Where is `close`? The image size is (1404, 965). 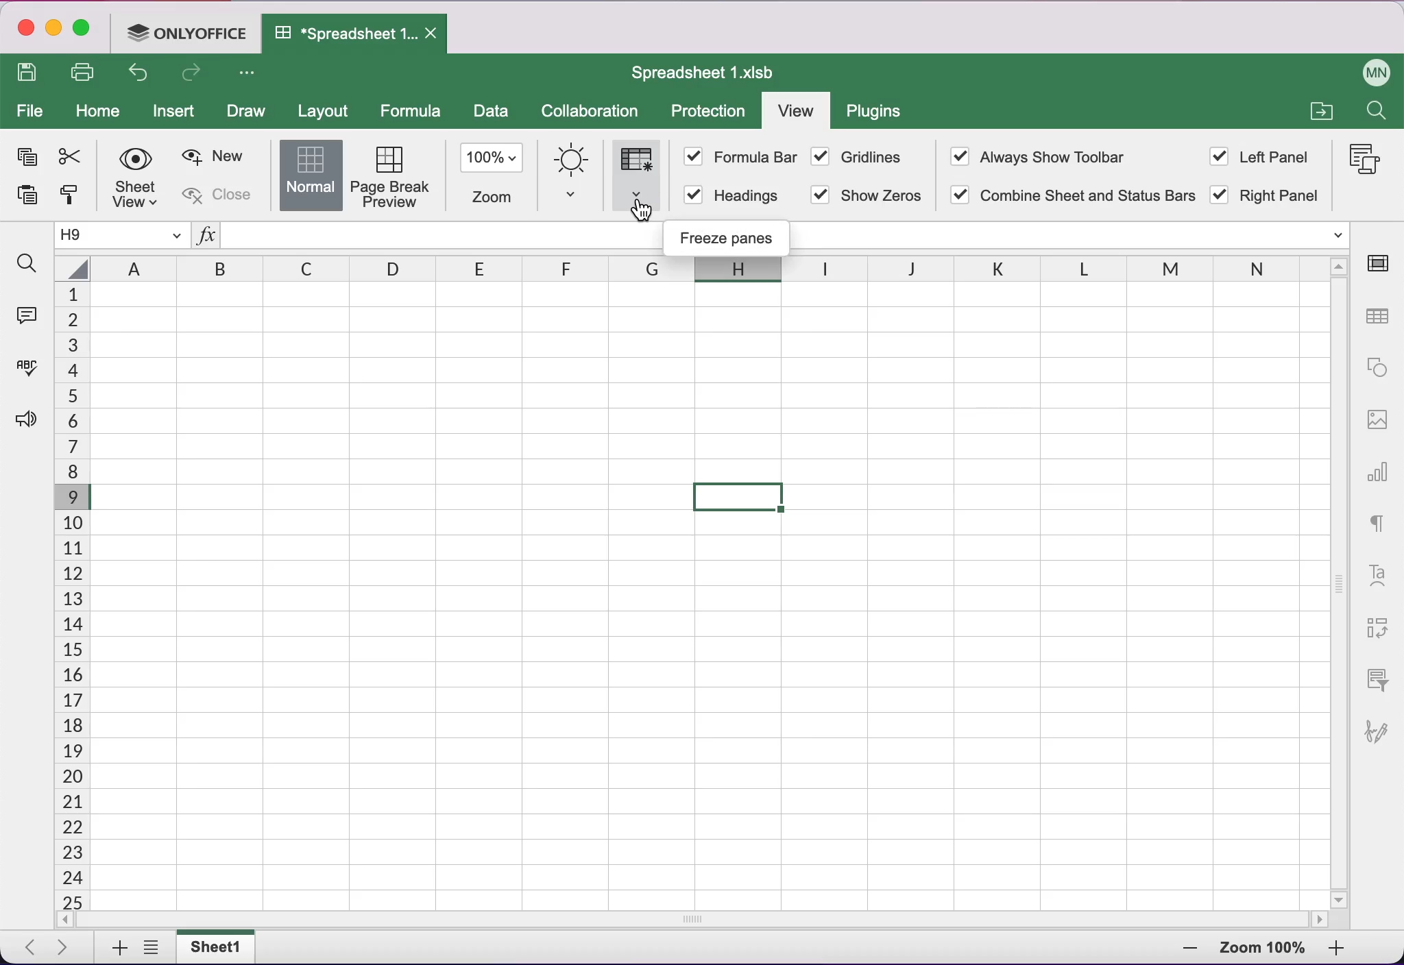 close is located at coordinates (25, 28).